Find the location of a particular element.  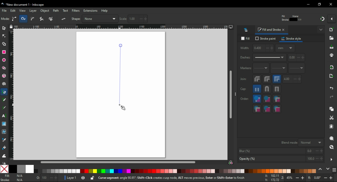

open file dialogue is located at coordinates (331, 39).